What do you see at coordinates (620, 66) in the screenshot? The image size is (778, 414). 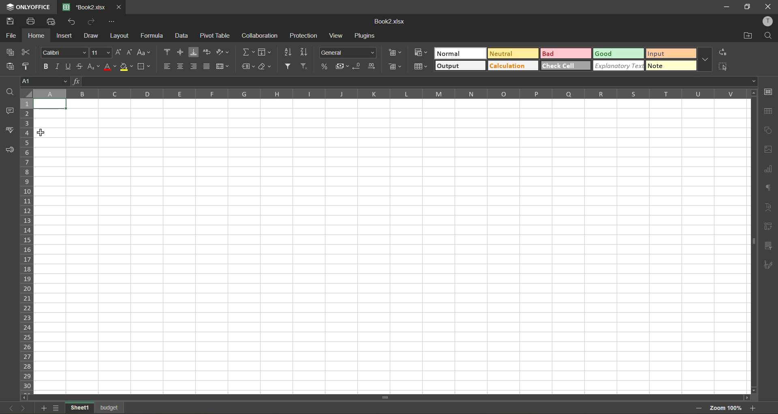 I see `explanatory text` at bounding box center [620, 66].